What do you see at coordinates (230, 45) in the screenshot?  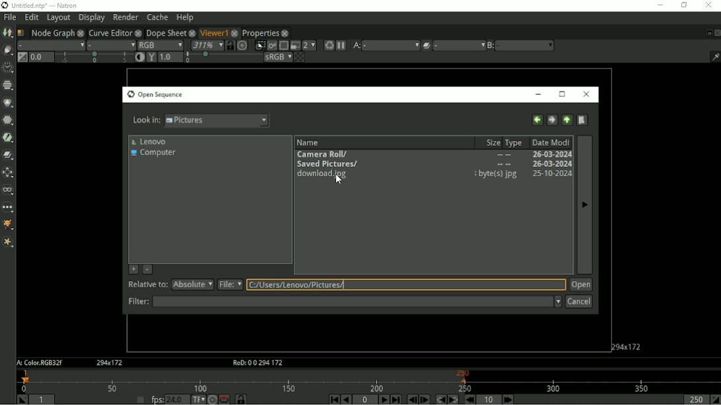 I see `Synchronize ` at bounding box center [230, 45].